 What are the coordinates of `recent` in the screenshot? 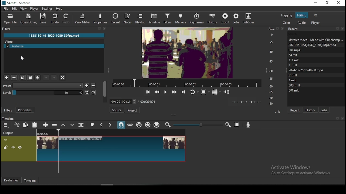 It's located at (116, 18).